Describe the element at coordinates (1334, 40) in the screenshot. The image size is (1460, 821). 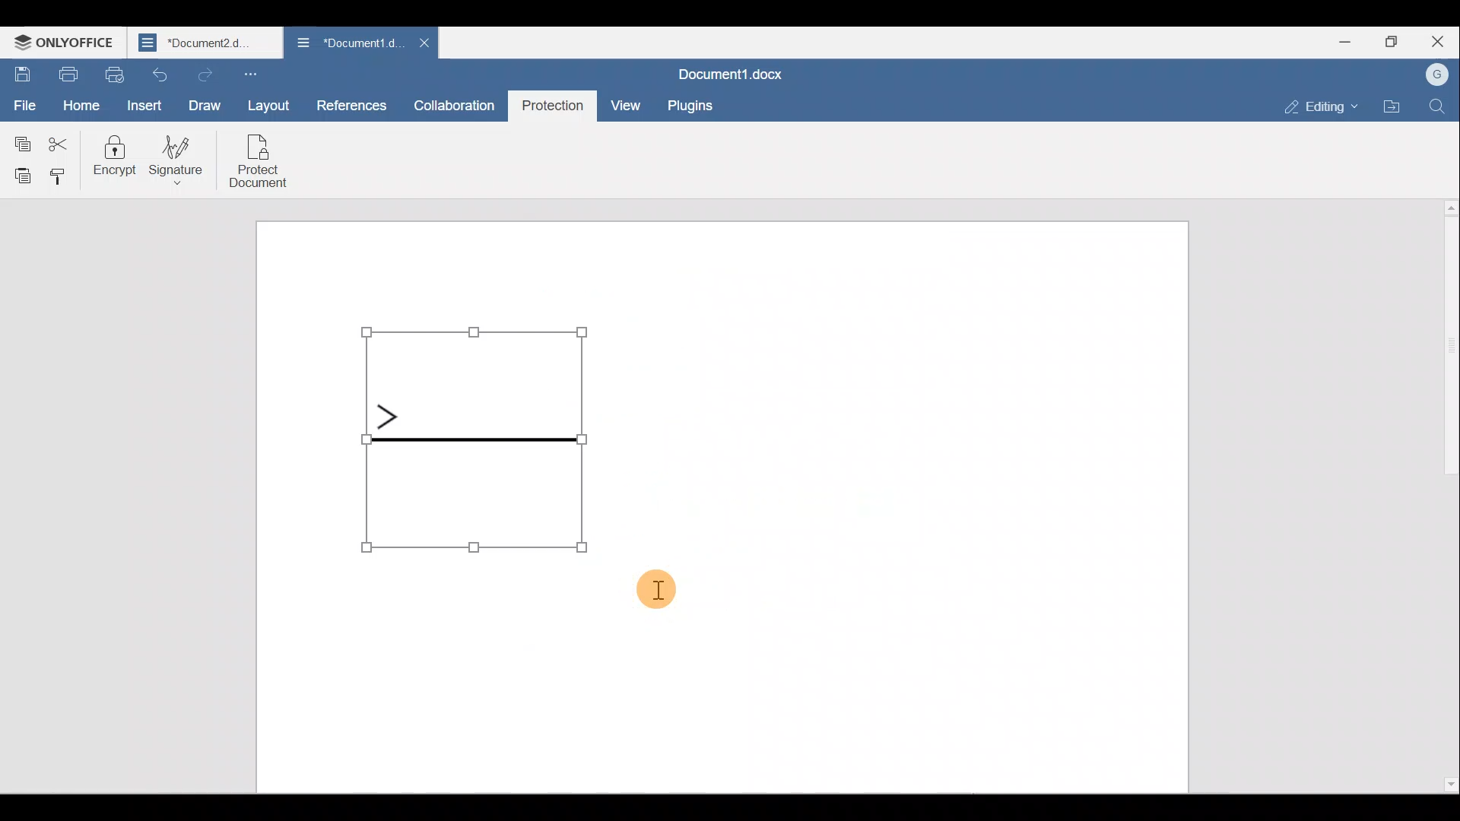
I see `Minimize` at that location.